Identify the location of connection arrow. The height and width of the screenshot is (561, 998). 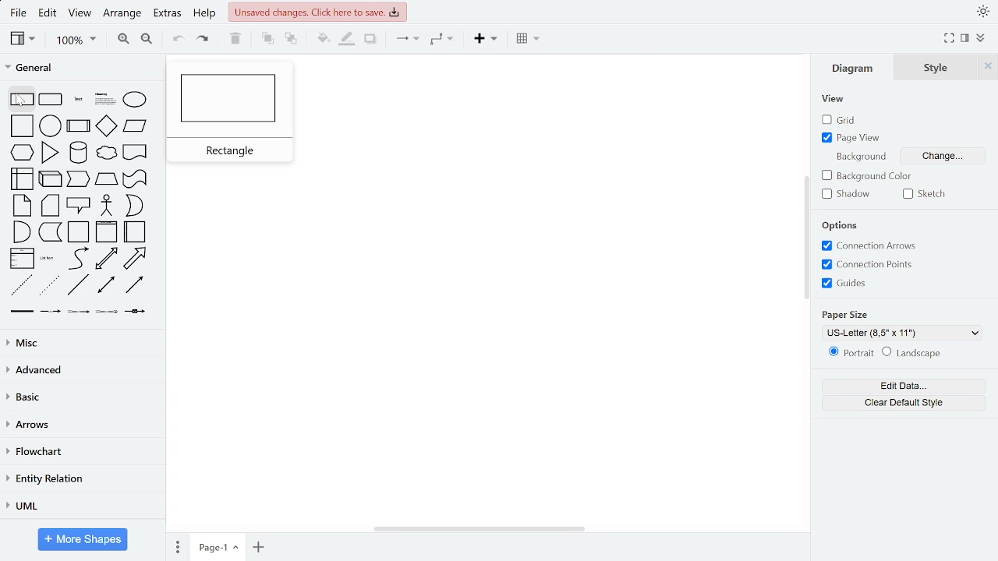
(868, 245).